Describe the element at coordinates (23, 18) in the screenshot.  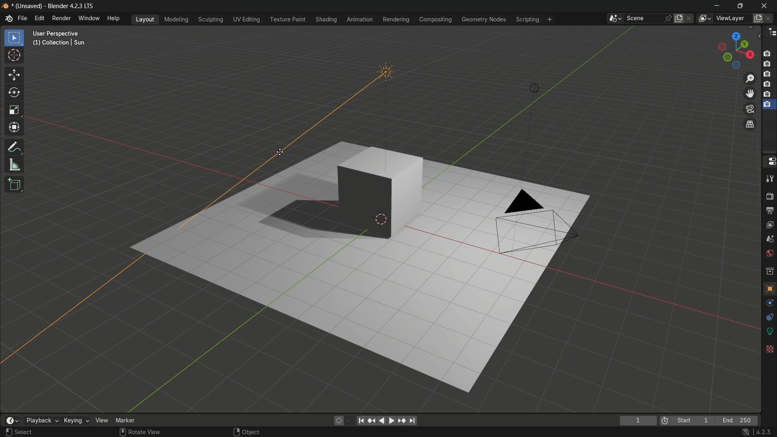
I see `file menu` at that location.